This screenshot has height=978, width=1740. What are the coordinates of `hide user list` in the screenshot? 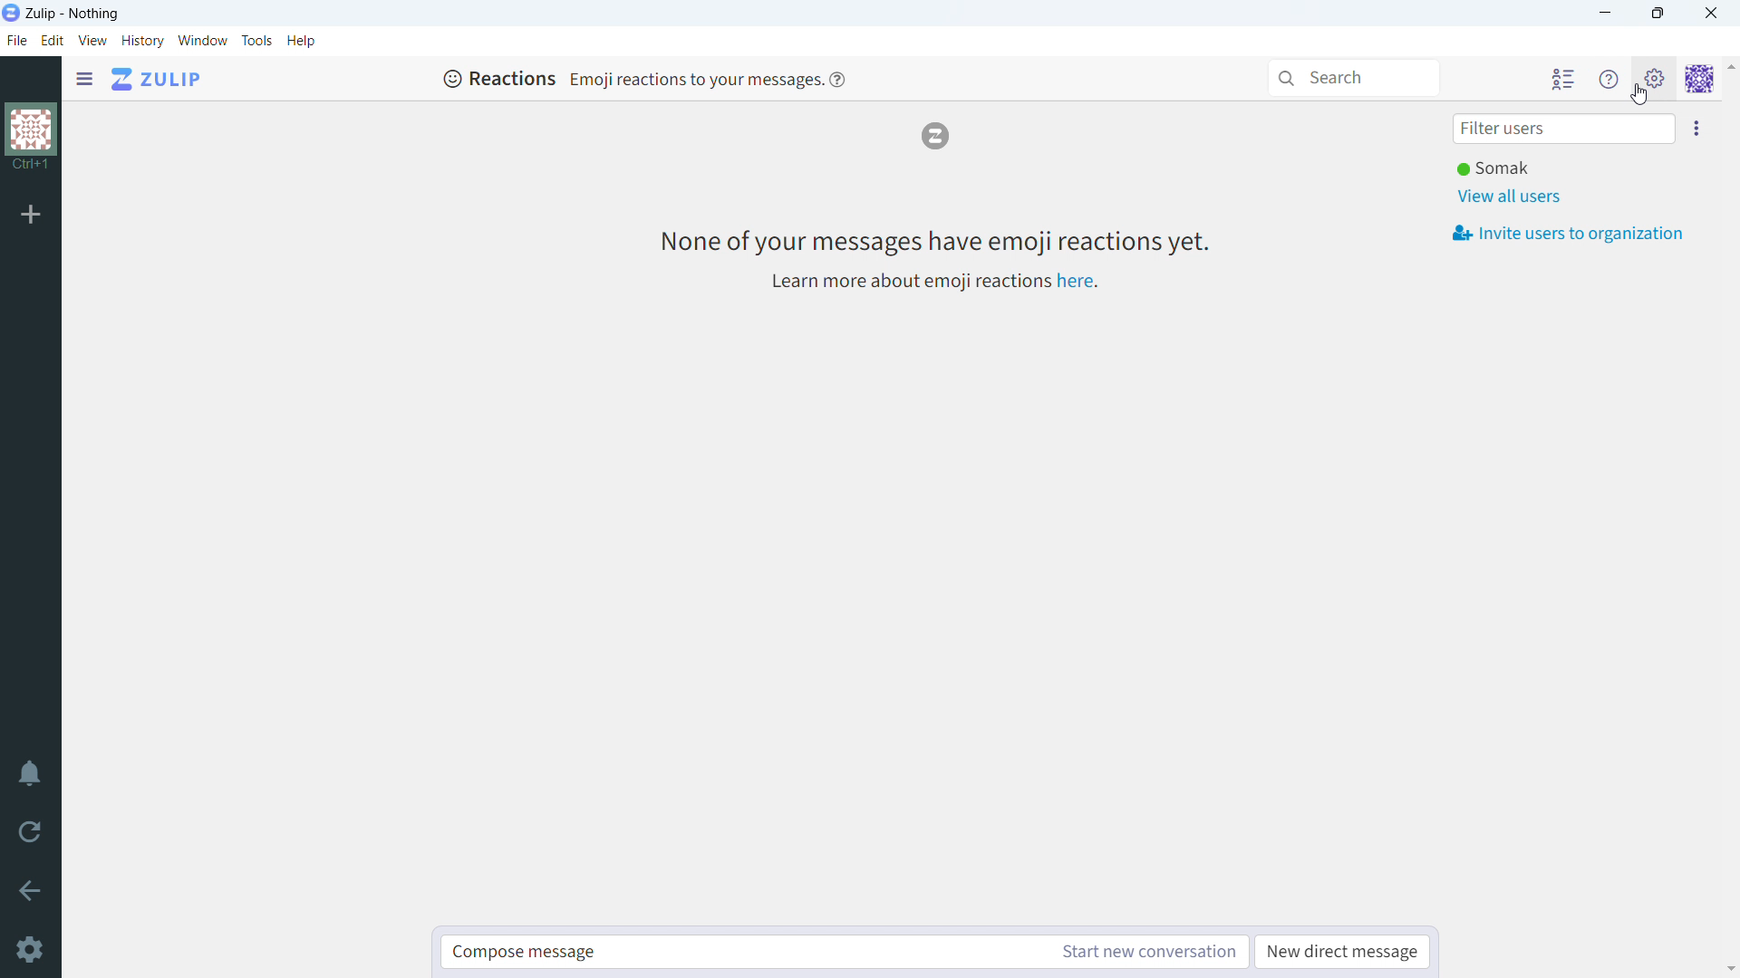 It's located at (1562, 78).